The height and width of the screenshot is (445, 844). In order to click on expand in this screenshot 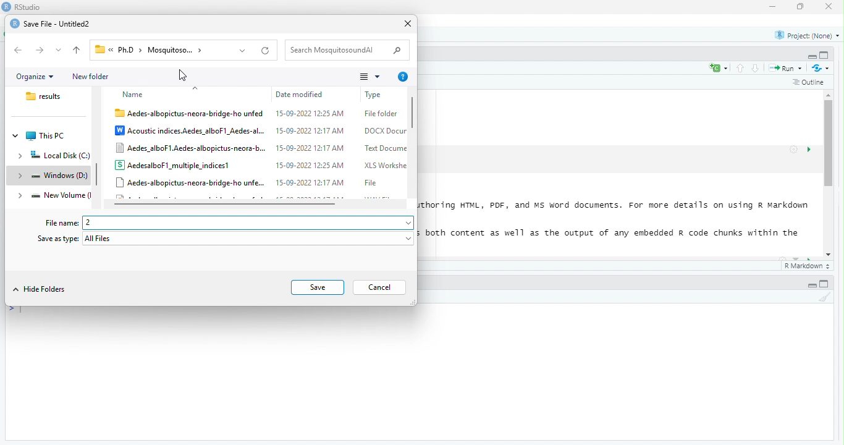, I will do `click(20, 176)`.